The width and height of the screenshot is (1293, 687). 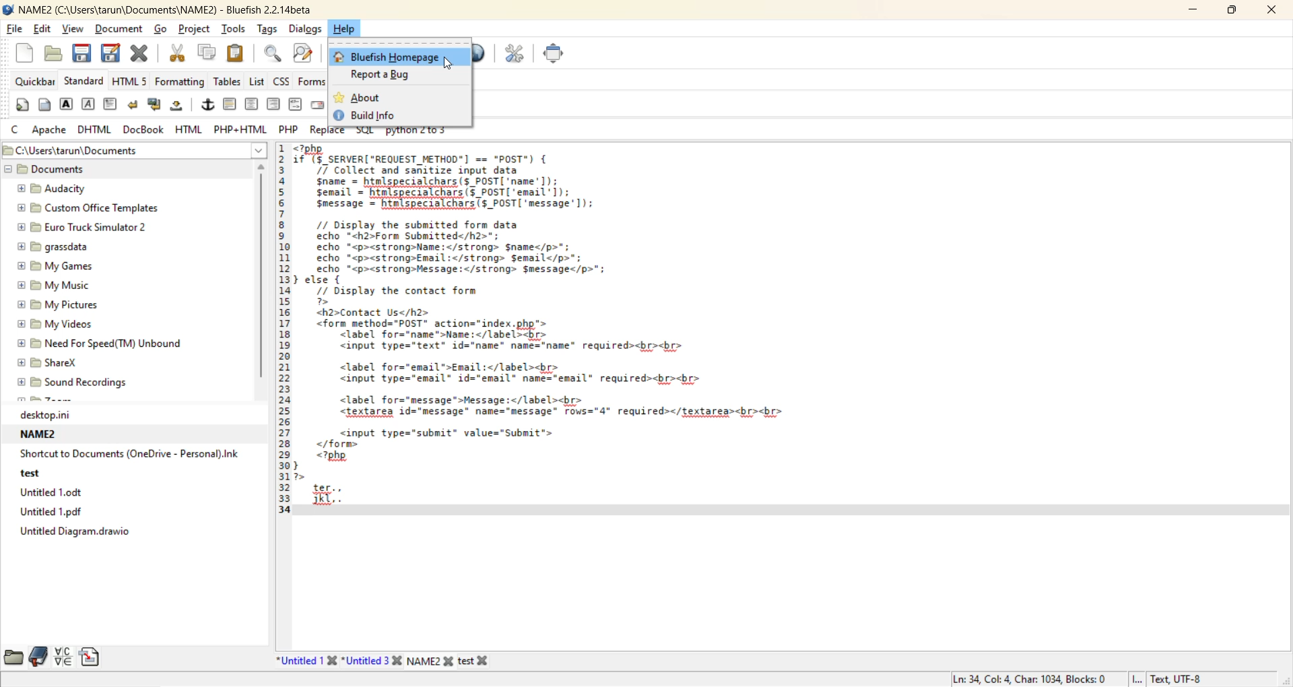 What do you see at coordinates (25, 52) in the screenshot?
I see `new` at bounding box center [25, 52].